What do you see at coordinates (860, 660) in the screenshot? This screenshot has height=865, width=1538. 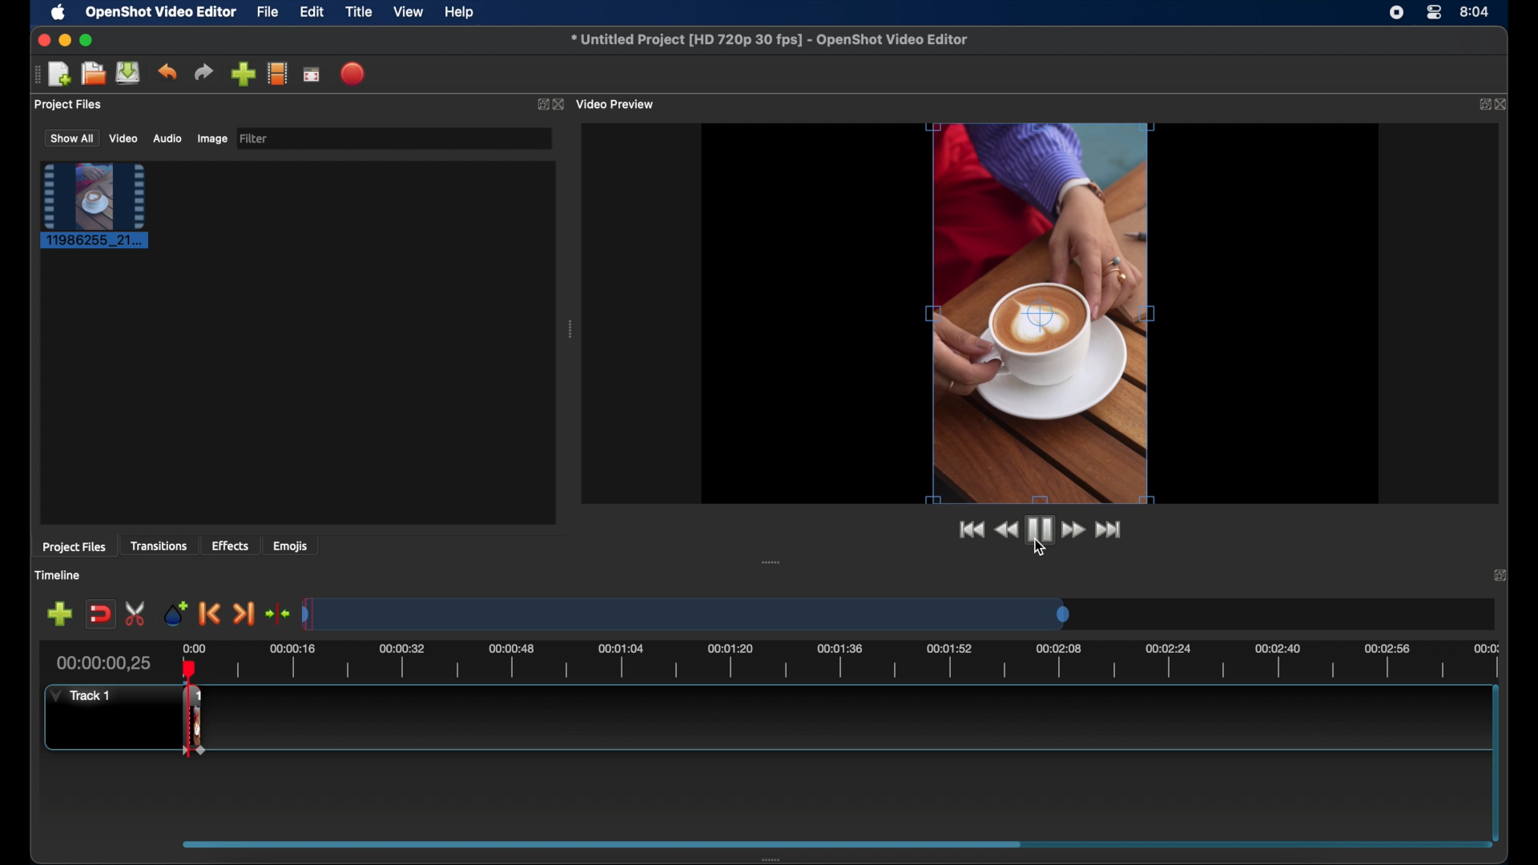 I see `timeline ` at bounding box center [860, 660].